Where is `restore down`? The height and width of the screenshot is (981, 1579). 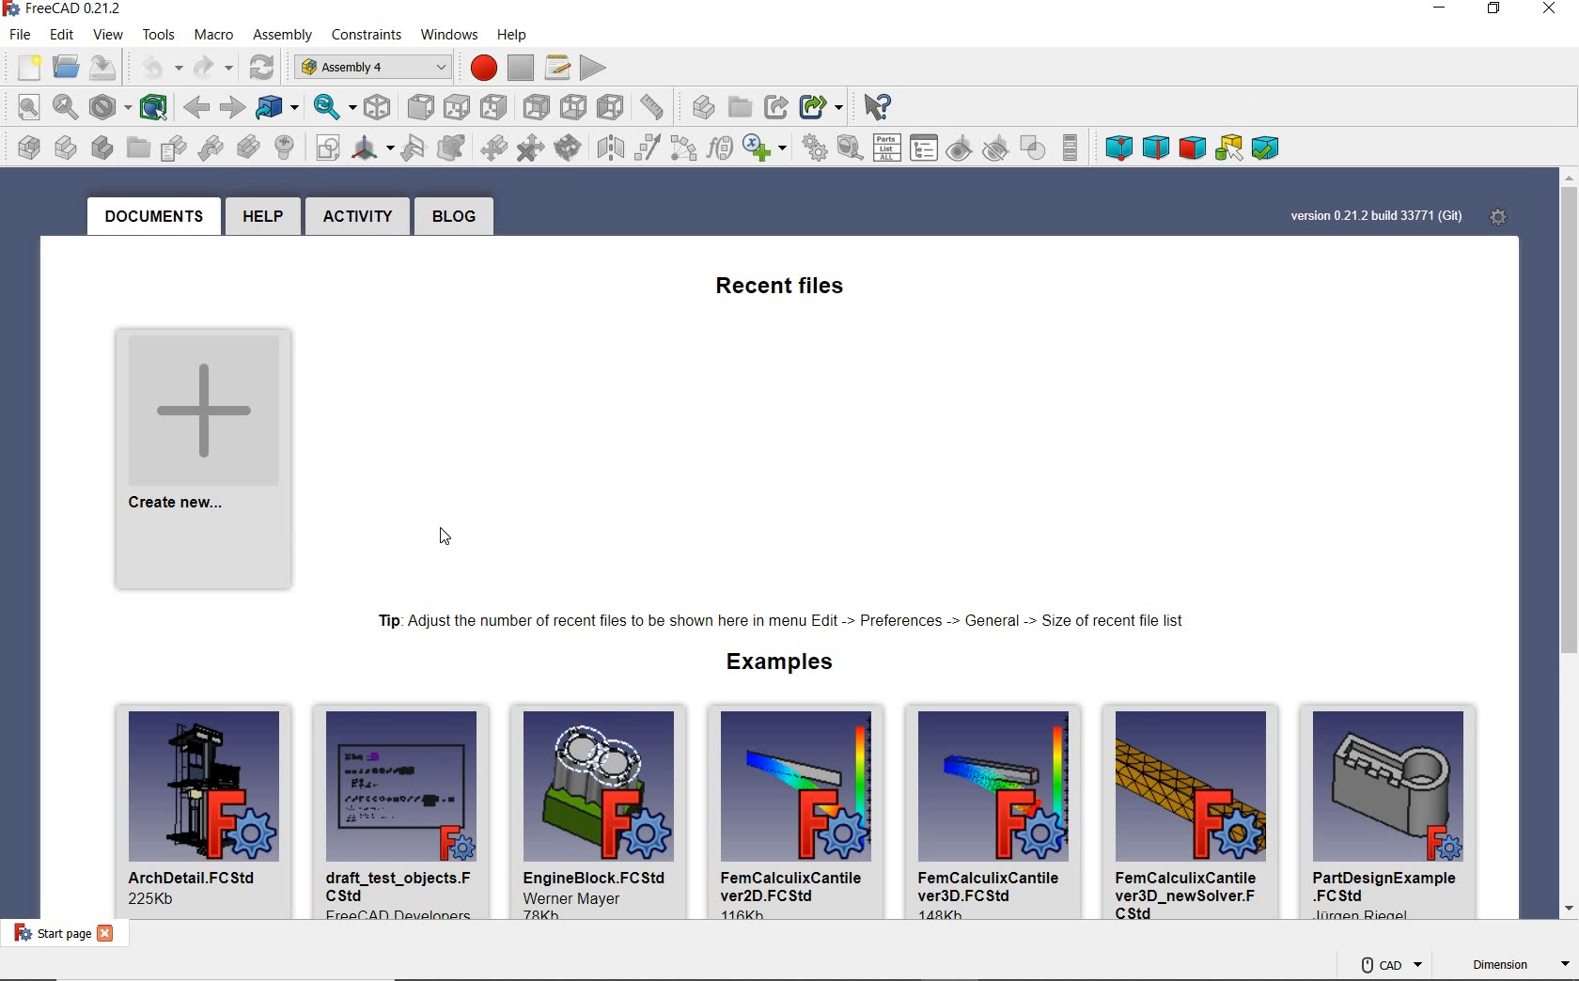 restore down is located at coordinates (1495, 9).